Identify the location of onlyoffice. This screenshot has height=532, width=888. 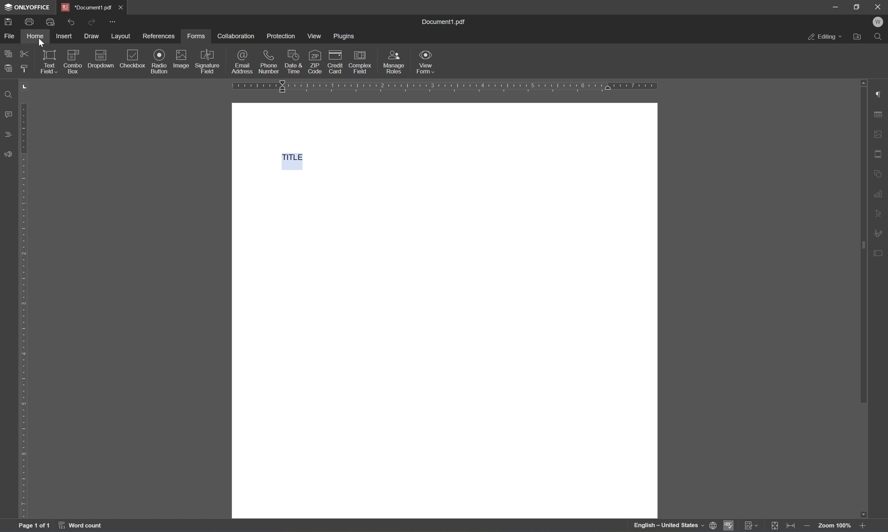
(28, 8).